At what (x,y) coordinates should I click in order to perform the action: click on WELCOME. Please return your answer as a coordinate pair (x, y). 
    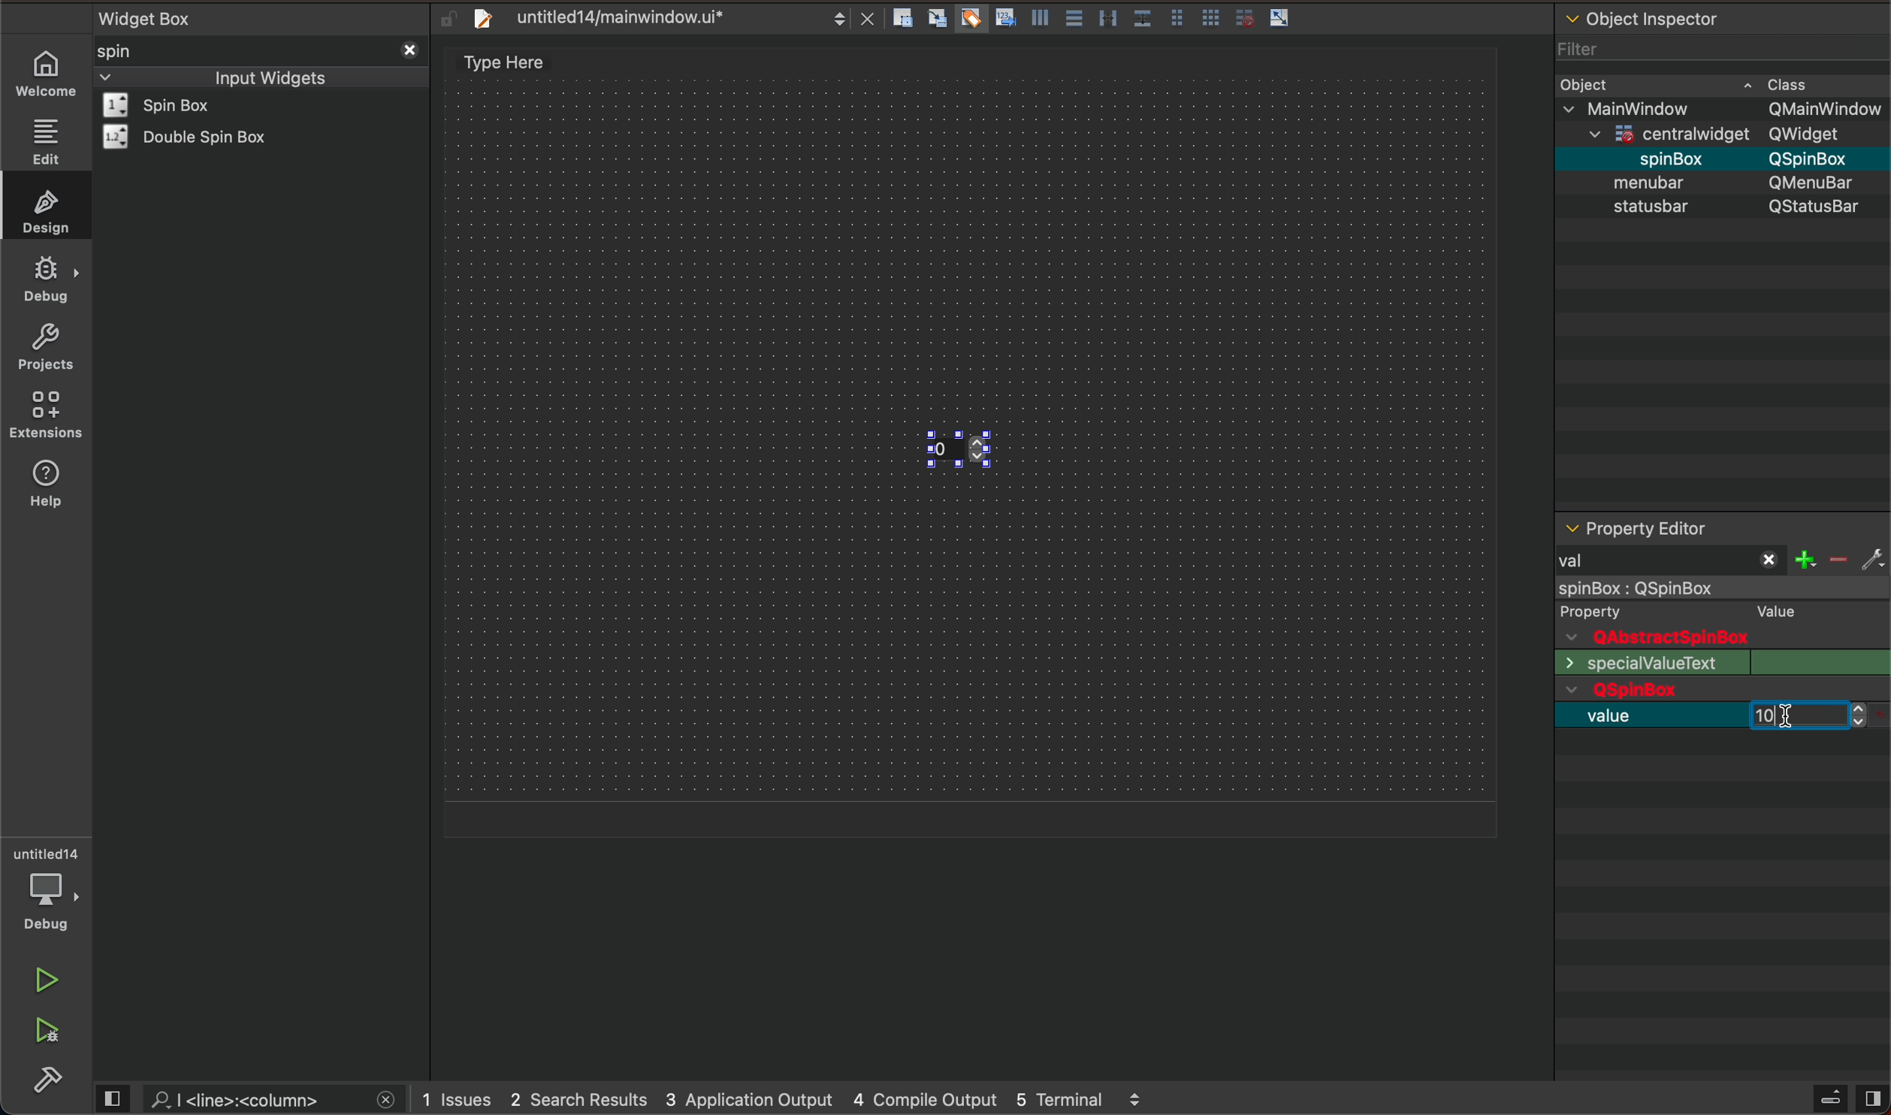
    Looking at the image, I should click on (47, 74).